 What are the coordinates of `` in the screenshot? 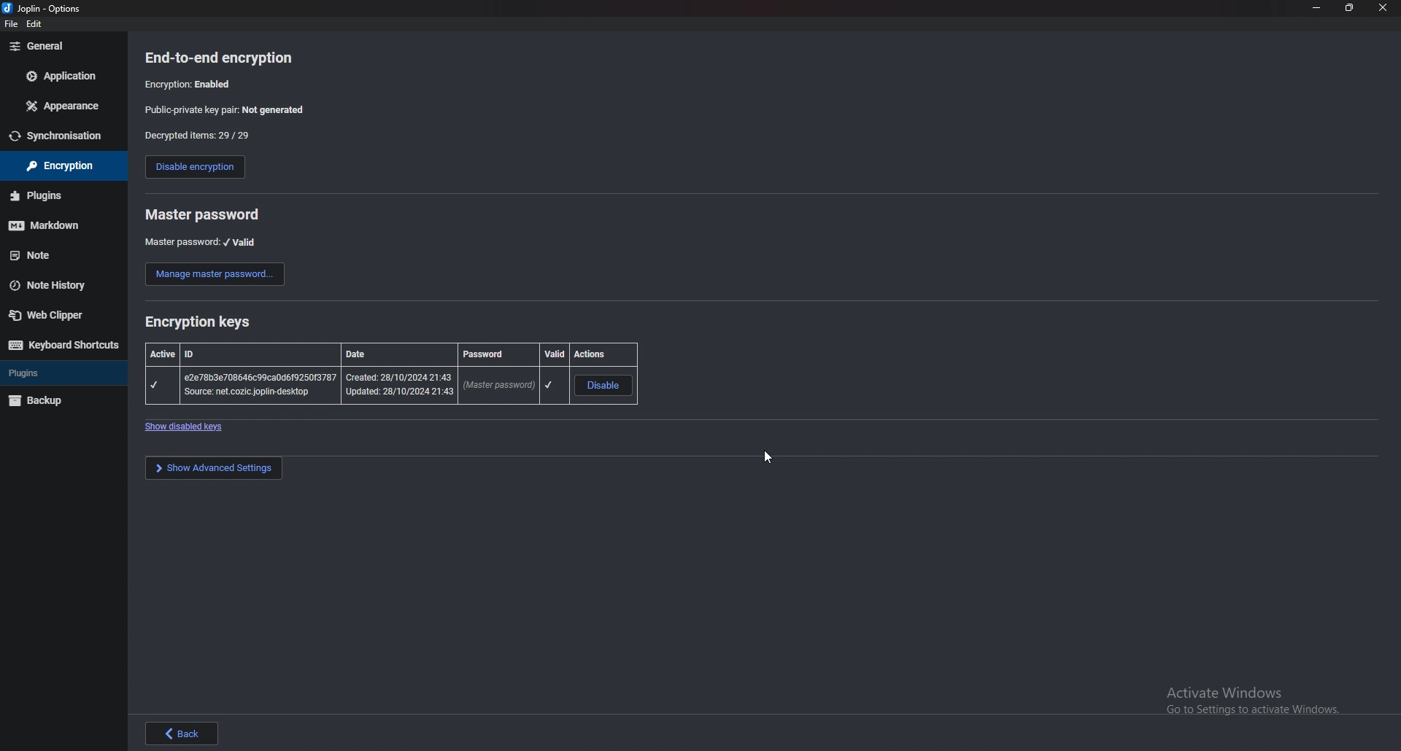 It's located at (1260, 701).